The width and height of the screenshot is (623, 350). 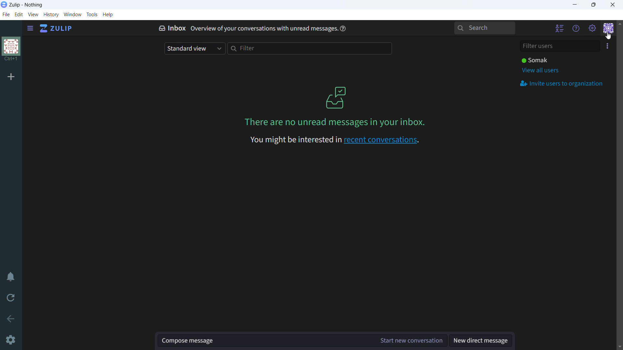 I want to click on history, so click(x=51, y=15).